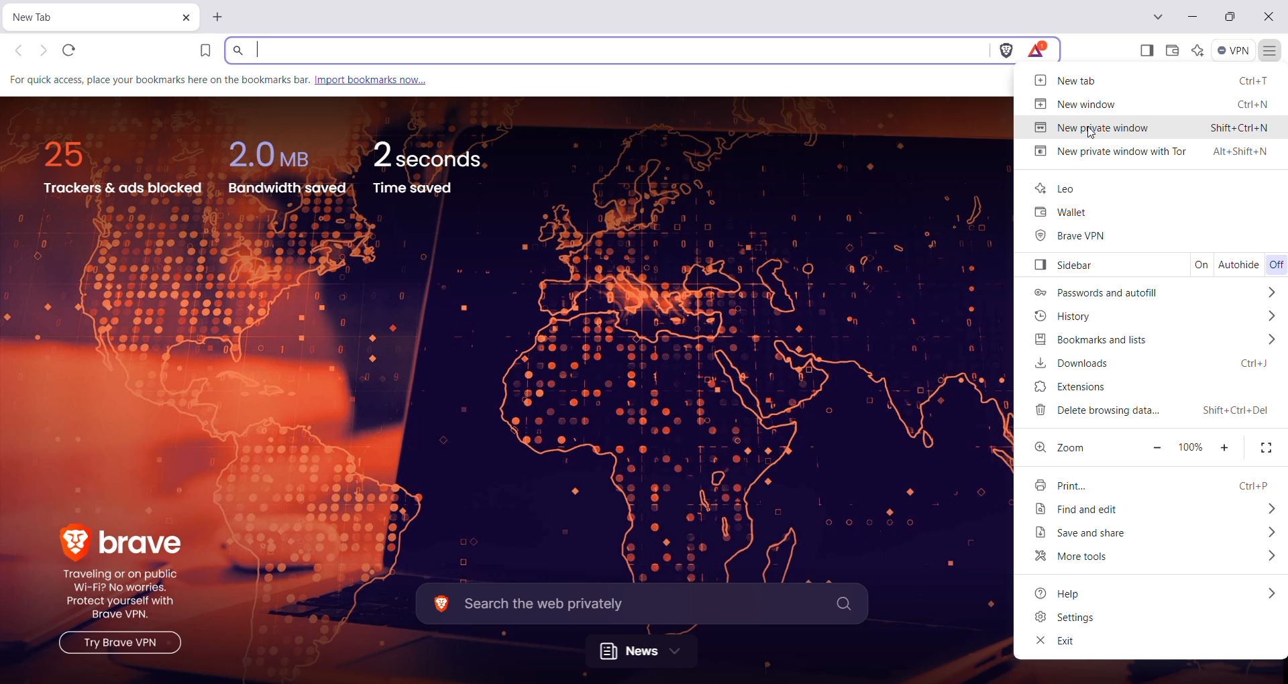 The width and height of the screenshot is (1288, 684). I want to click on More options, so click(1272, 593).